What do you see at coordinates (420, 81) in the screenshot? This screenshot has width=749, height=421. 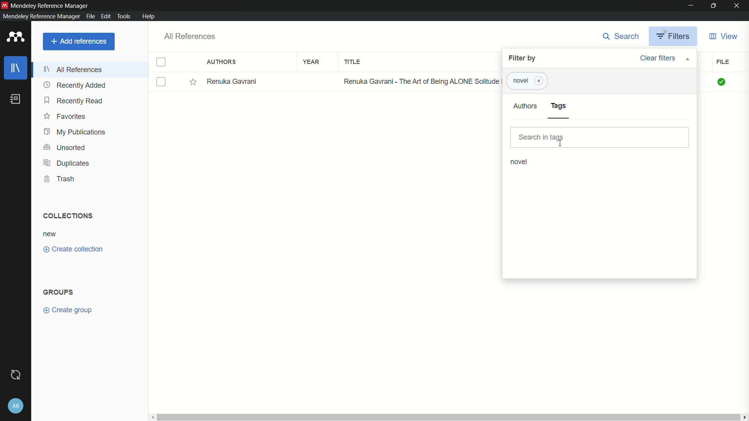 I see `Hands-on Machine Learning with Scikit-Learn, Keras, and TensorFlow Conce...` at bounding box center [420, 81].